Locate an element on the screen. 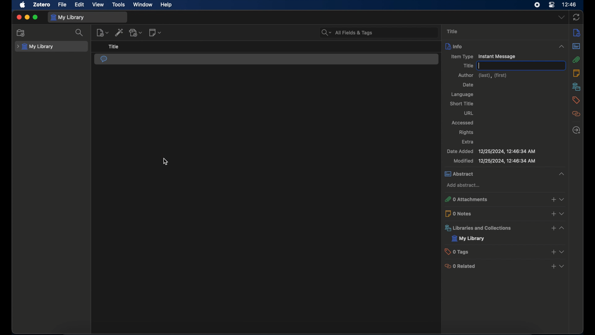 The width and height of the screenshot is (595, 335). sync is located at coordinates (576, 17).